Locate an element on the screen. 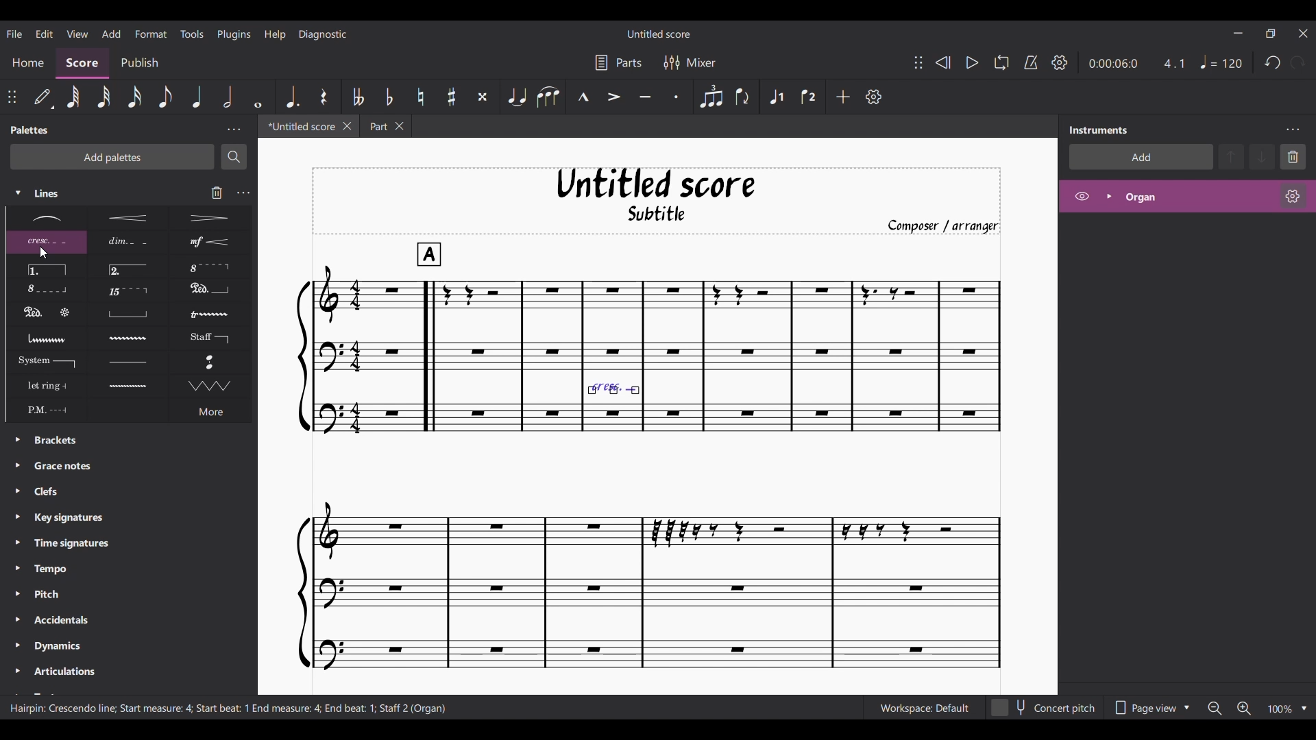  Tools menu is located at coordinates (191, 33).